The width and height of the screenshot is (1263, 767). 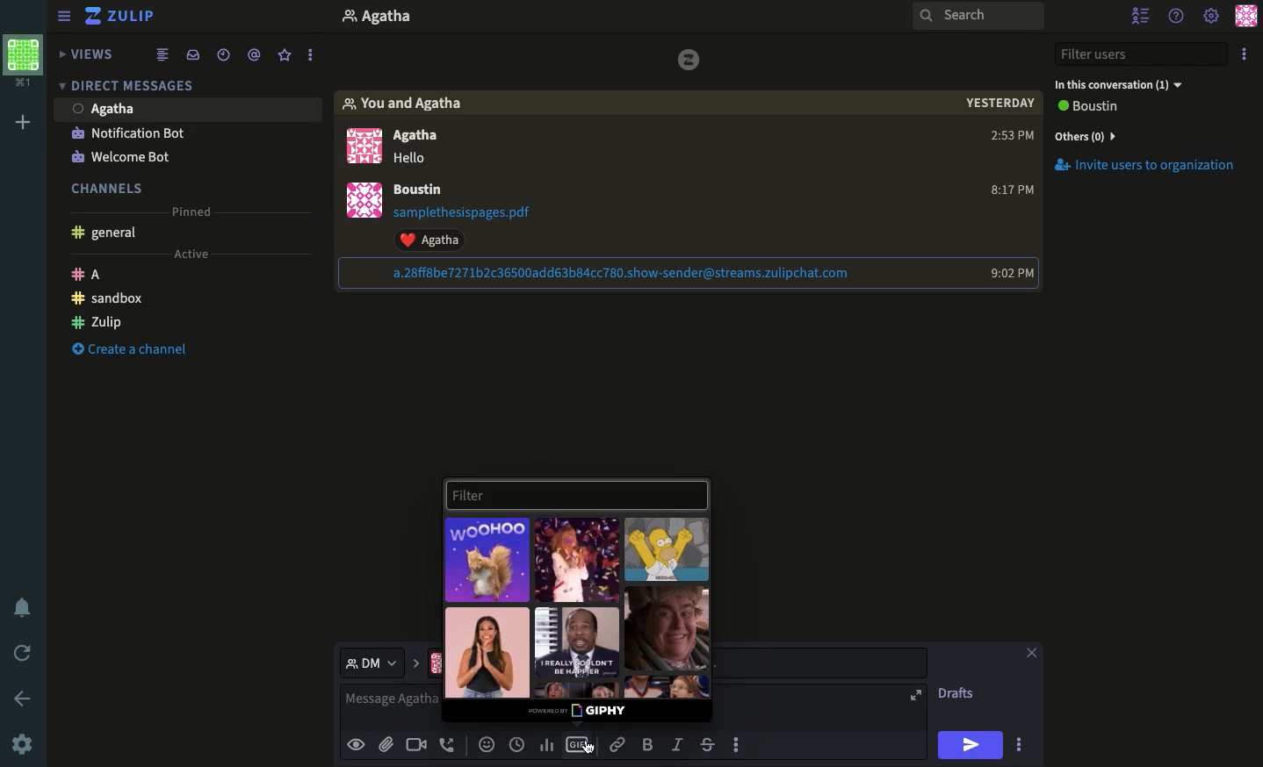 What do you see at coordinates (408, 104) in the screenshot?
I see `You and user` at bounding box center [408, 104].